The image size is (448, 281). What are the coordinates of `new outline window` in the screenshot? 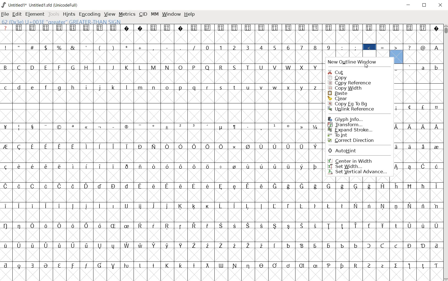 It's located at (356, 62).